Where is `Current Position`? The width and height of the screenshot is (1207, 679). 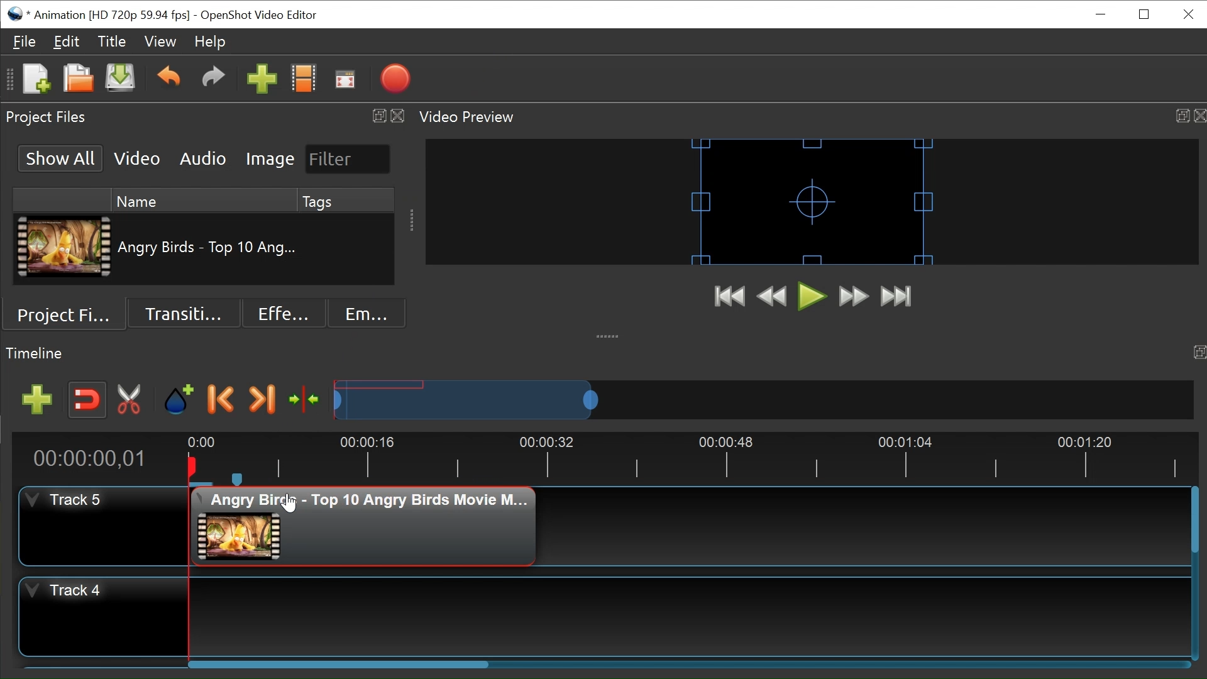 Current Position is located at coordinates (89, 459).